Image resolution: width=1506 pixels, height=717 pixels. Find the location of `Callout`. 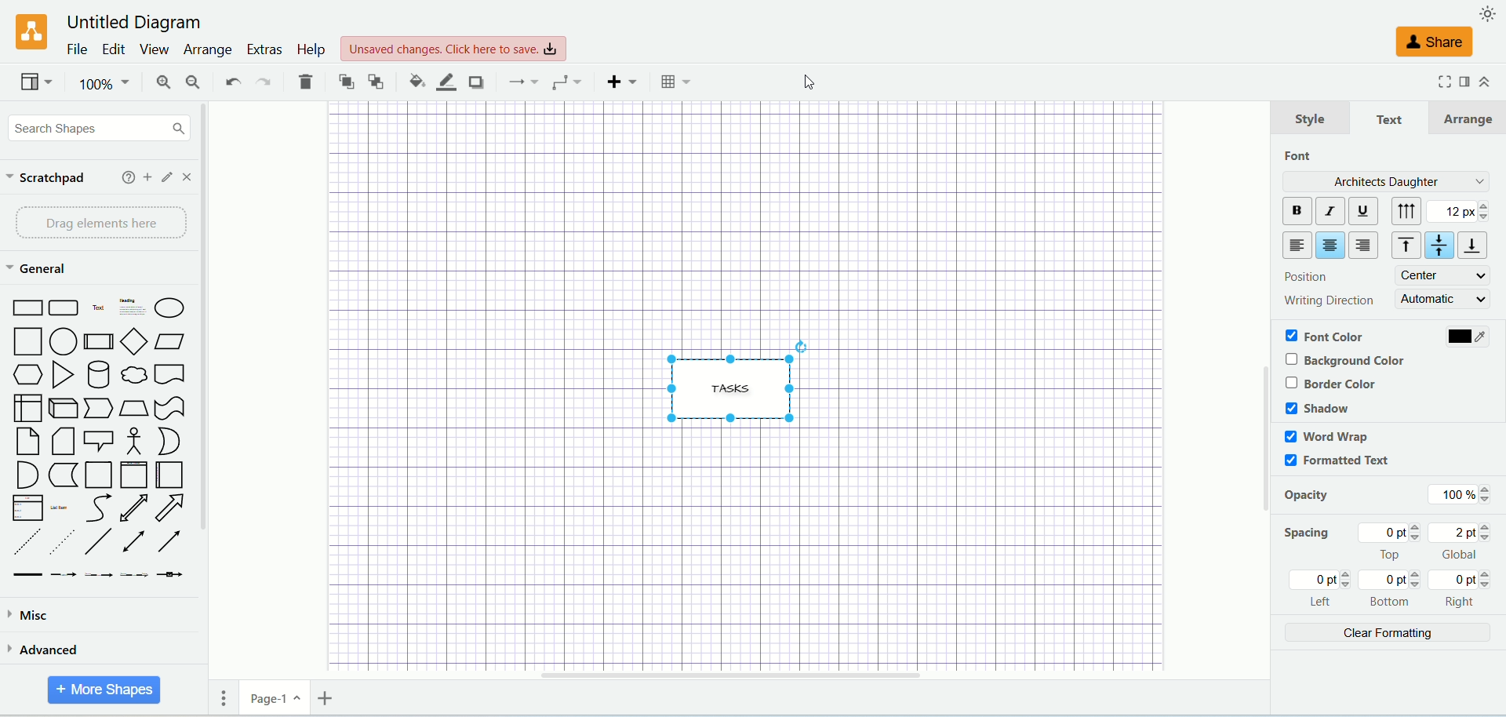

Callout is located at coordinates (99, 440).